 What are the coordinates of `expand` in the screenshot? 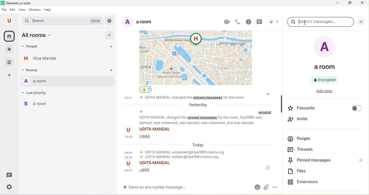 It's located at (266, 113).